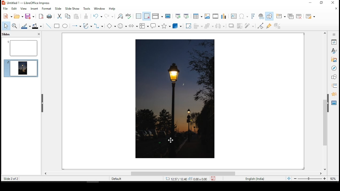 The image size is (340, 191). What do you see at coordinates (23, 67) in the screenshot?
I see `slide 2` at bounding box center [23, 67].